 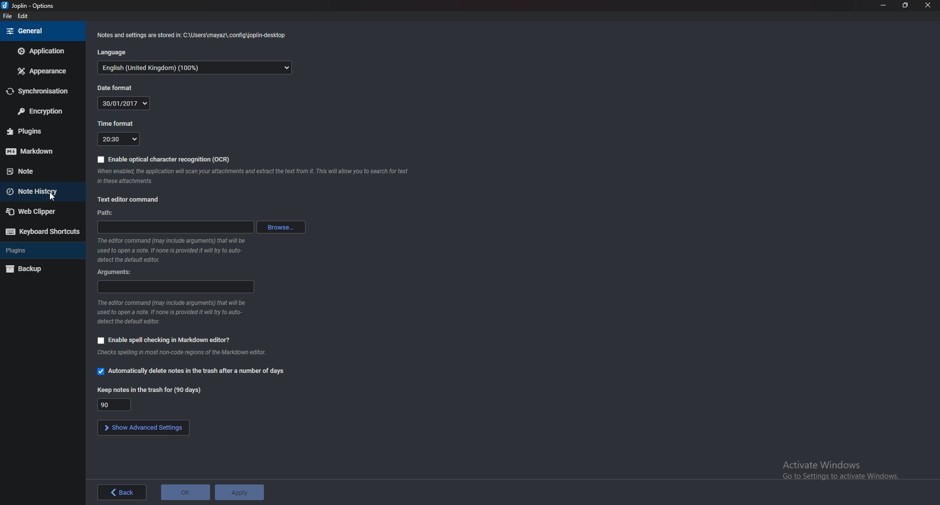 I want to click on path, so click(x=174, y=228).